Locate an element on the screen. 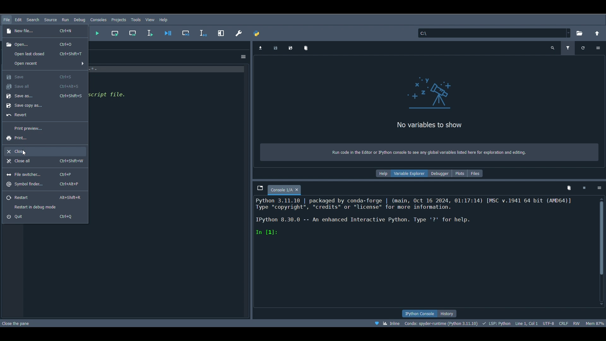 The height and width of the screenshot is (341, 606). Console is located at coordinates (425, 251).